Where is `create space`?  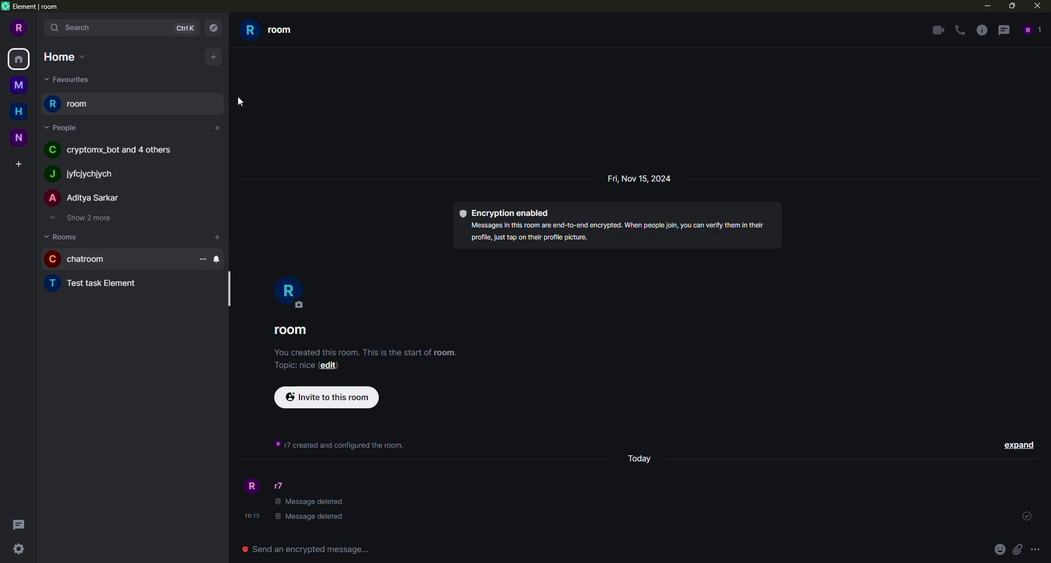
create space is located at coordinates (18, 162).